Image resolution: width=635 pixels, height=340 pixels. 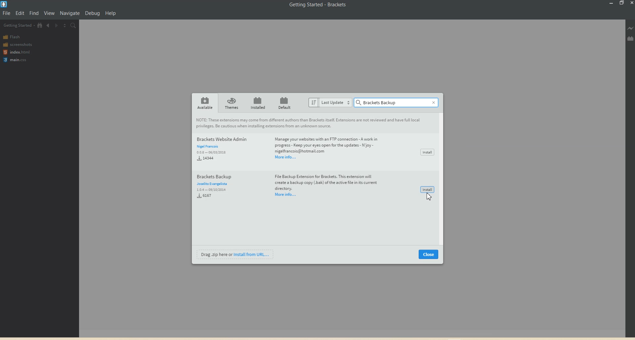 What do you see at coordinates (254, 254) in the screenshot?
I see `Install from URL...` at bounding box center [254, 254].